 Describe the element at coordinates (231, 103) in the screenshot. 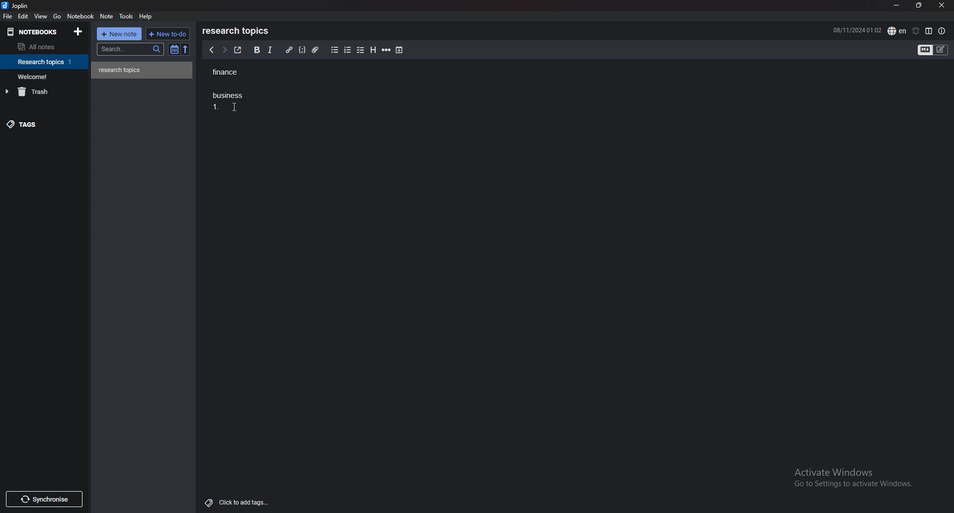

I see `Business 1.` at that location.